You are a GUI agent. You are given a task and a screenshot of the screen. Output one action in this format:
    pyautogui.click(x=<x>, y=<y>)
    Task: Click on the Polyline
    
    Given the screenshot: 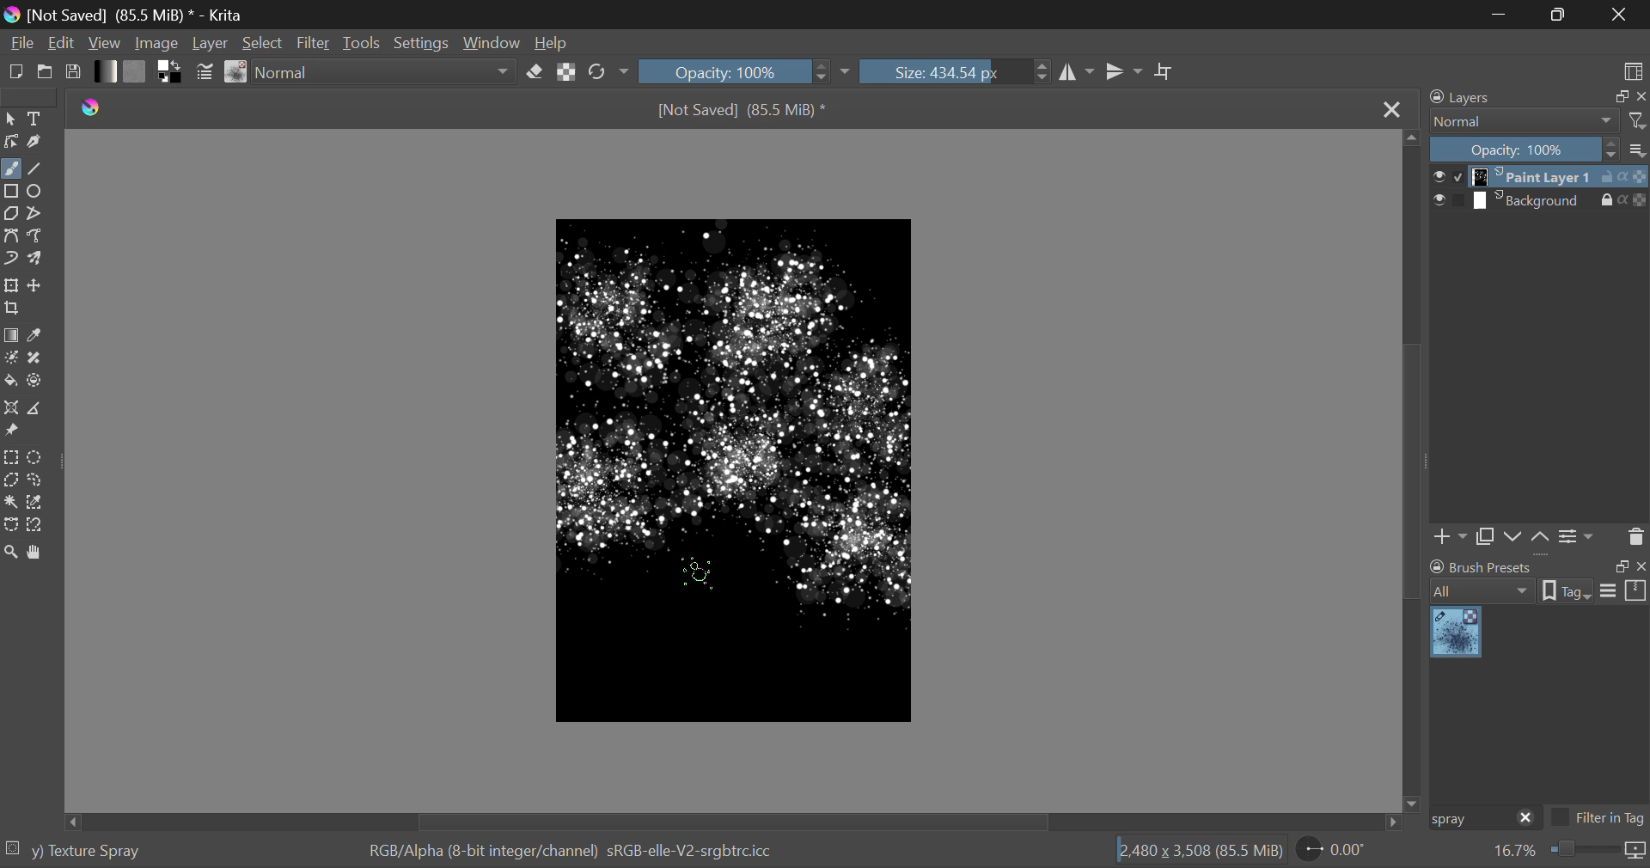 What is the action you would take?
    pyautogui.click(x=36, y=214)
    